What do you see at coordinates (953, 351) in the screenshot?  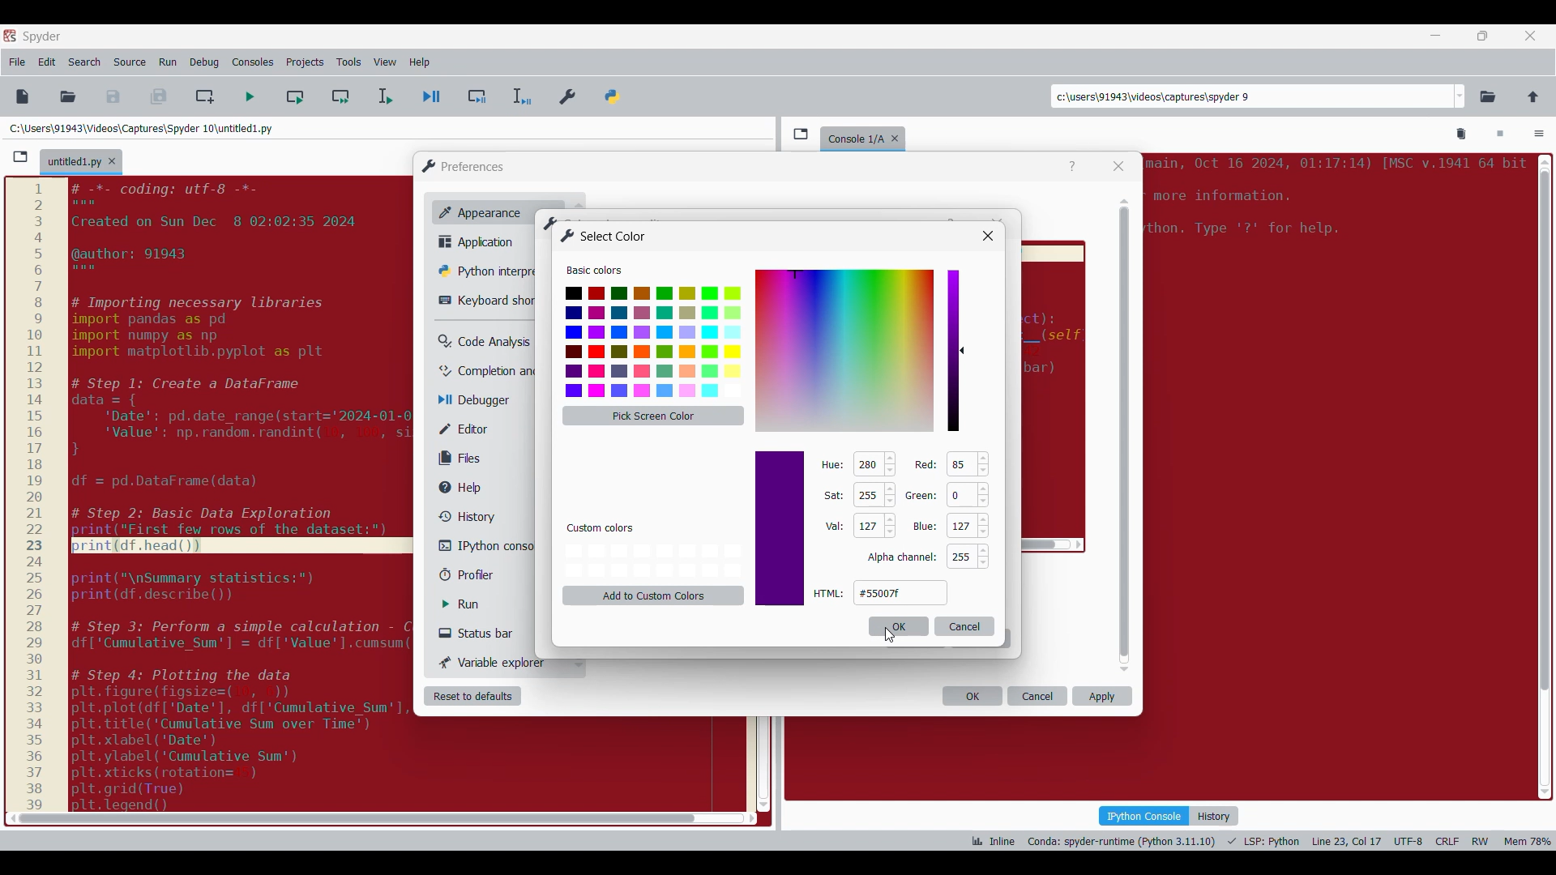 I see `Color scale` at bounding box center [953, 351].